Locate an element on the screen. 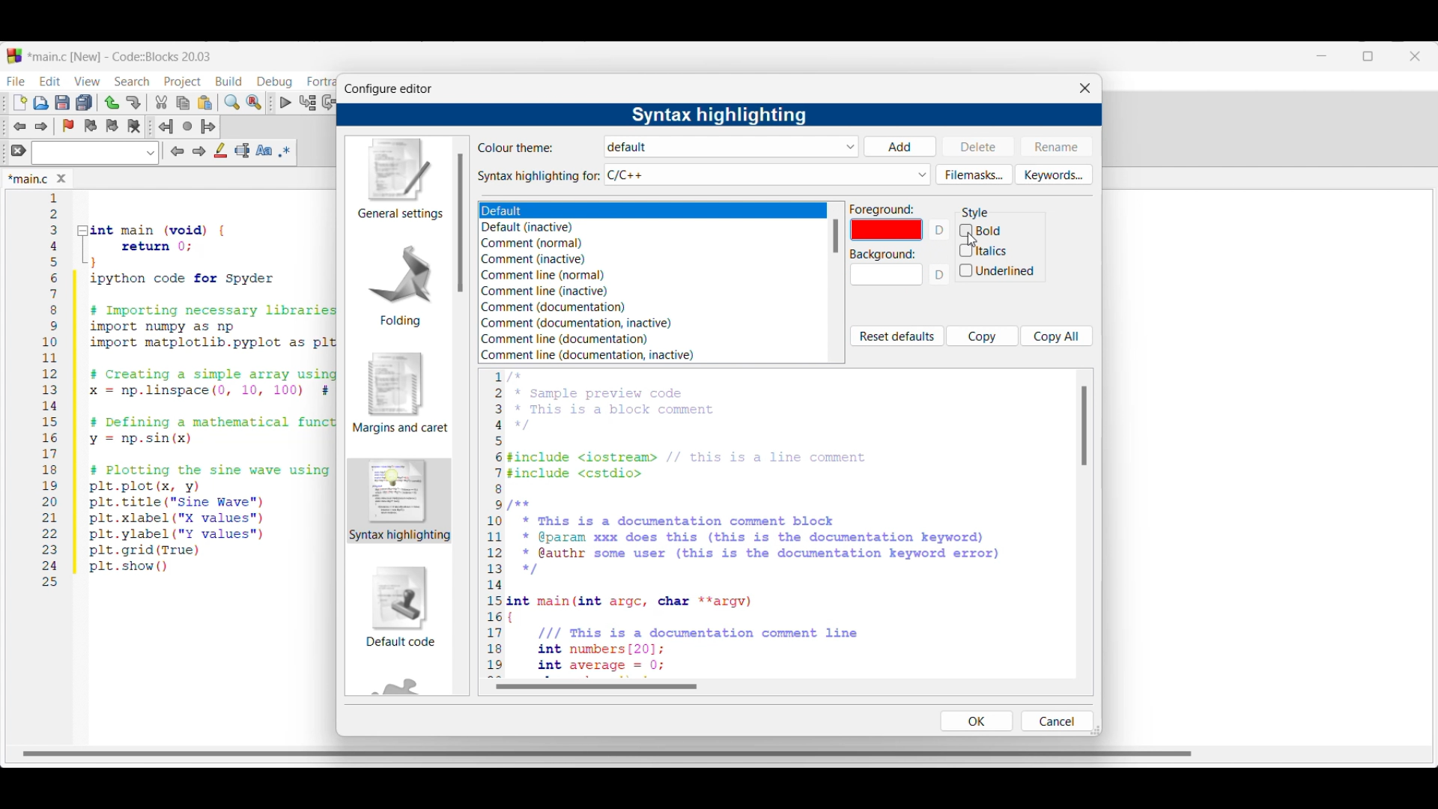  Next bookmark is located at coordinates (112, 126).